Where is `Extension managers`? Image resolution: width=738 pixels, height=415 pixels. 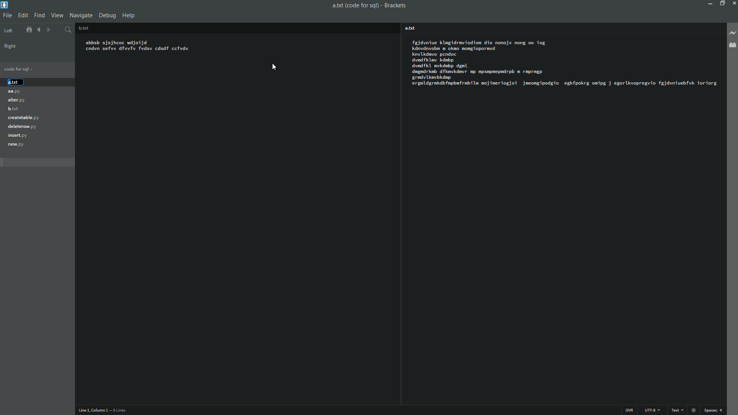 Extension managers is located at coordinates (732, 46).